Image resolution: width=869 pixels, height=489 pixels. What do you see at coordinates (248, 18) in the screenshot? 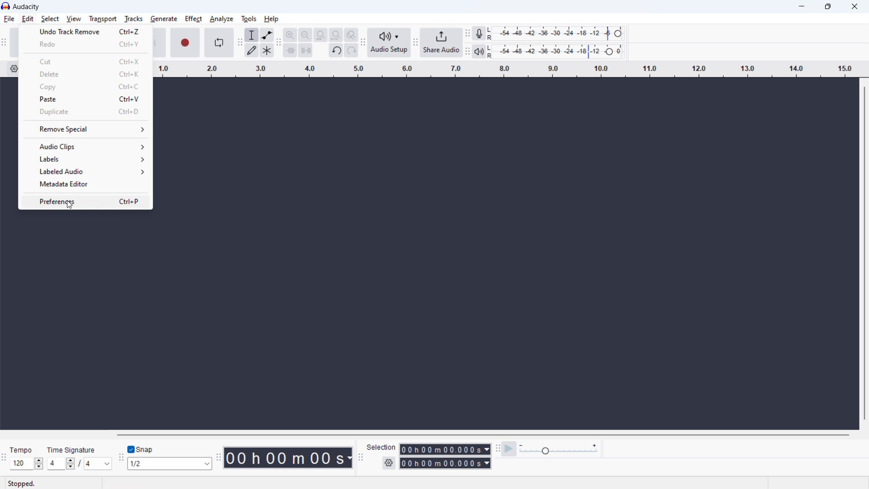
I see `tools` at bounding box center [248, 18].